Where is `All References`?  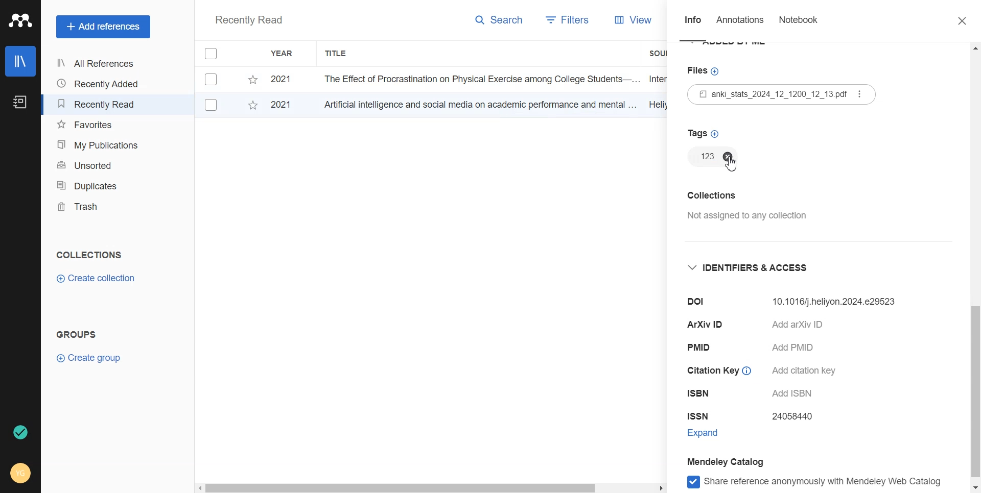
All References is located at coordinates (100, 63).